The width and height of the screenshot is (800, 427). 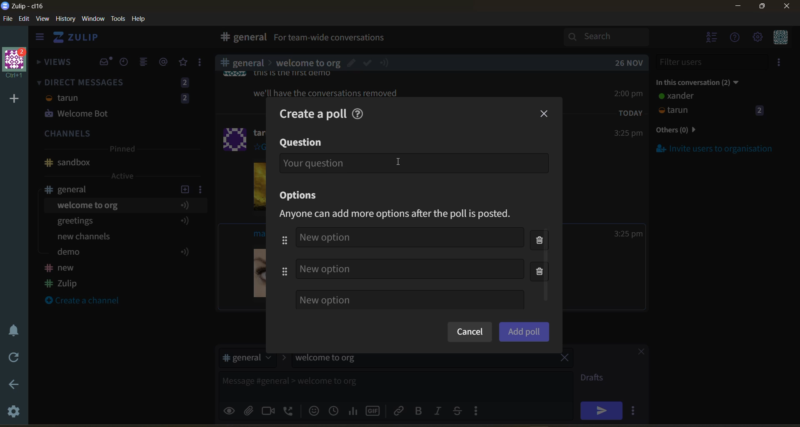 I want to click on Scroll bar, so click(x=795, y=222).